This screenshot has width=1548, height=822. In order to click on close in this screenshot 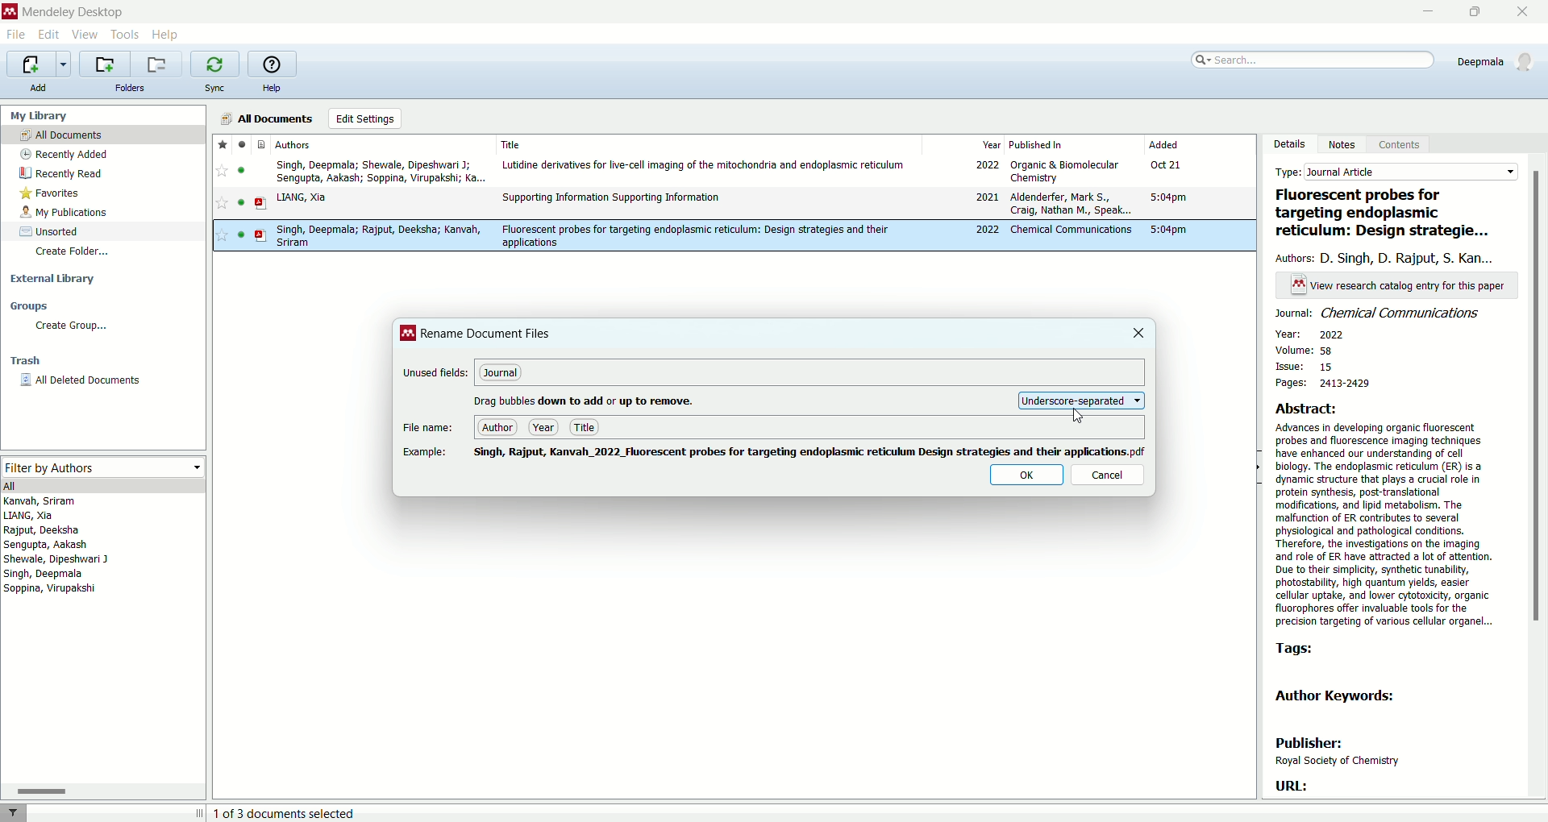, I will do `click(1139, 333)`.